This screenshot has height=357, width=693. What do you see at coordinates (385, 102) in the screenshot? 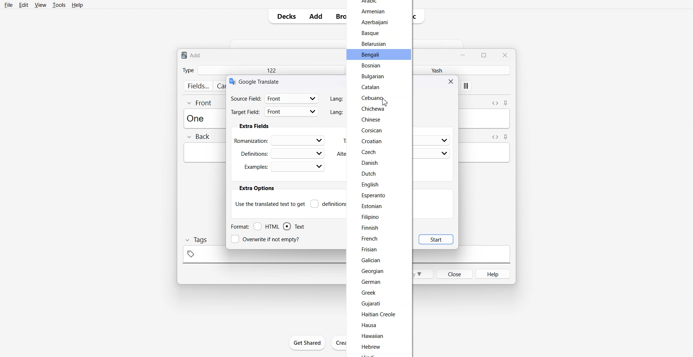
I see `Cursor` at bounding box center [385, 102].